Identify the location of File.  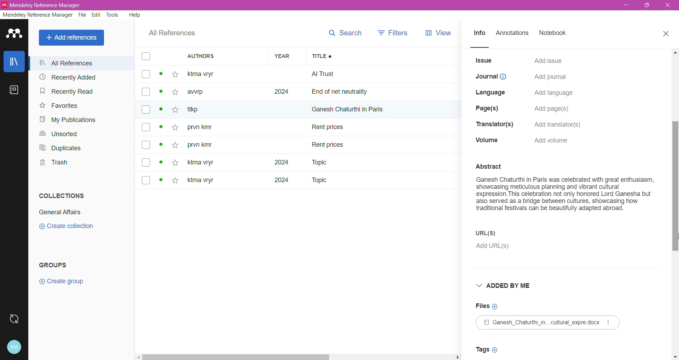
(83, 16).